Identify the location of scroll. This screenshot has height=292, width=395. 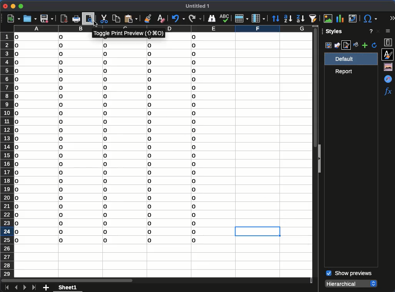
(393, 191).